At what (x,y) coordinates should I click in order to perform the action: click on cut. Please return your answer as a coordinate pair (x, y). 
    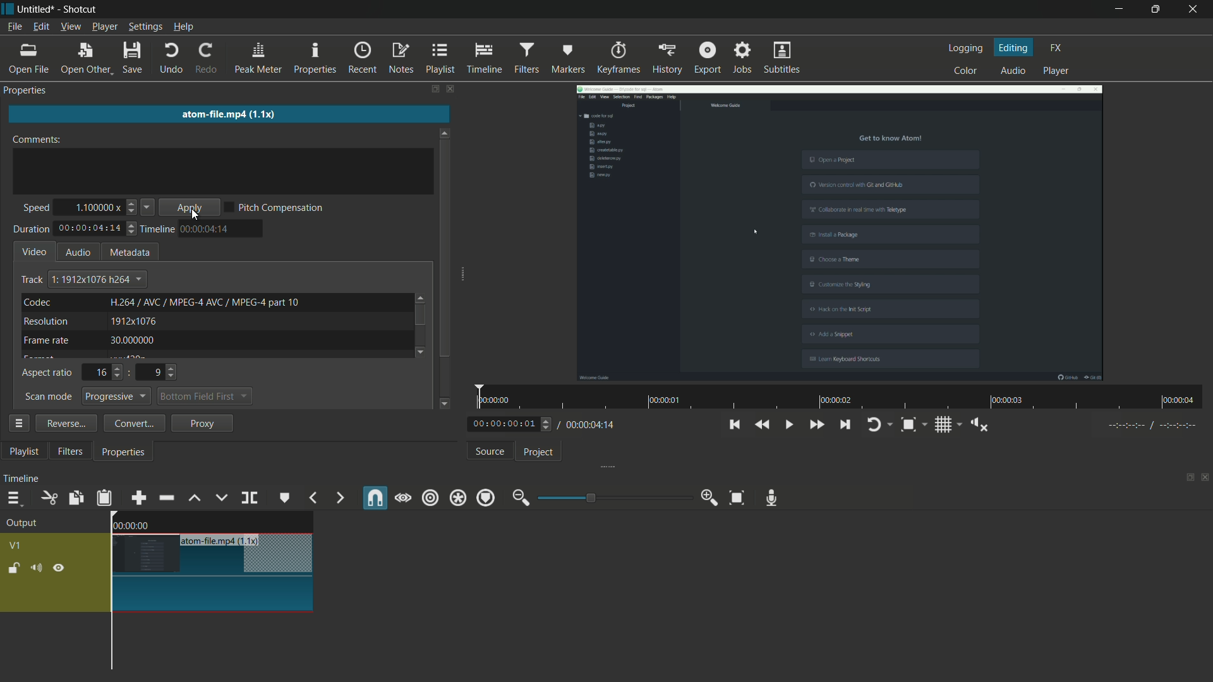
    Looking at the image, I should click on (49, 498).